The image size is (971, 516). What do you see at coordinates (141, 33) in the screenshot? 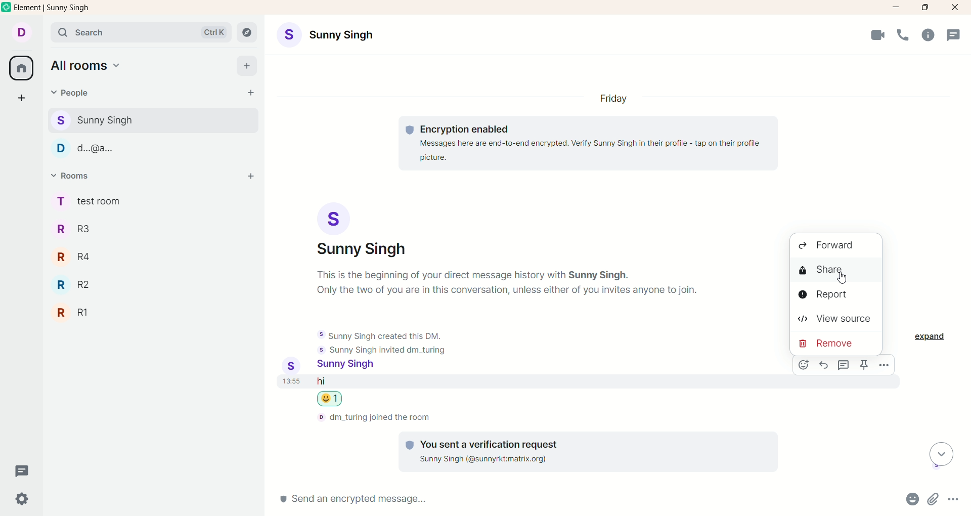
I see `search` at bounding box center [141, 33].